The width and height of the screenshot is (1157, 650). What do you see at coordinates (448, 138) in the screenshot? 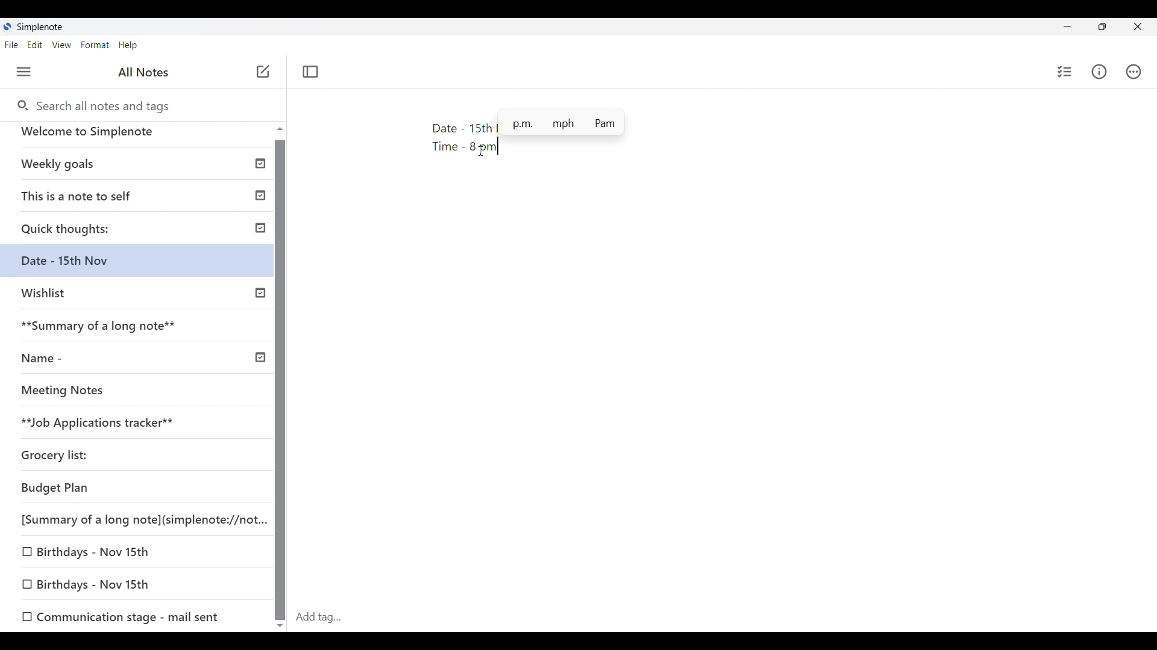
I see `Text pasted` at bounding box center [448, 138].